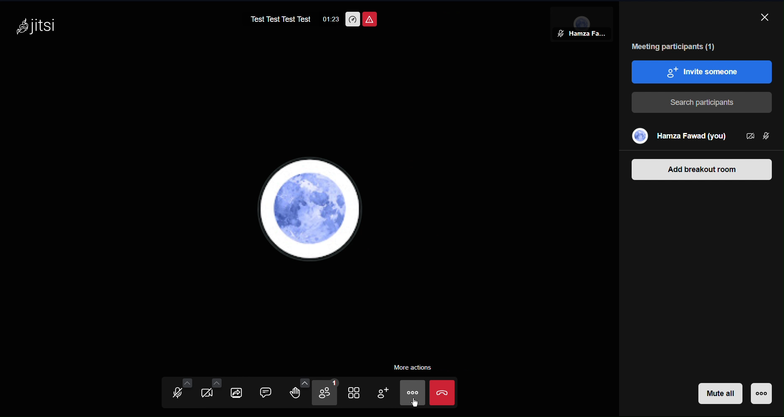 Image resolution: width=784 pixels, height=417 pixels. Describe the element at coordinates (701, 168) in the screenshot. I see `Add breakout room` at that location.